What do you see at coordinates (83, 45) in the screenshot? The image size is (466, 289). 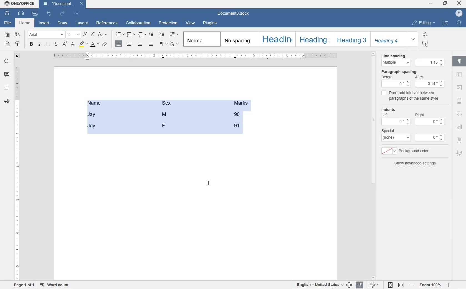 I see `HIGHLIGHT COLOR` at bounding box center [83, 45].